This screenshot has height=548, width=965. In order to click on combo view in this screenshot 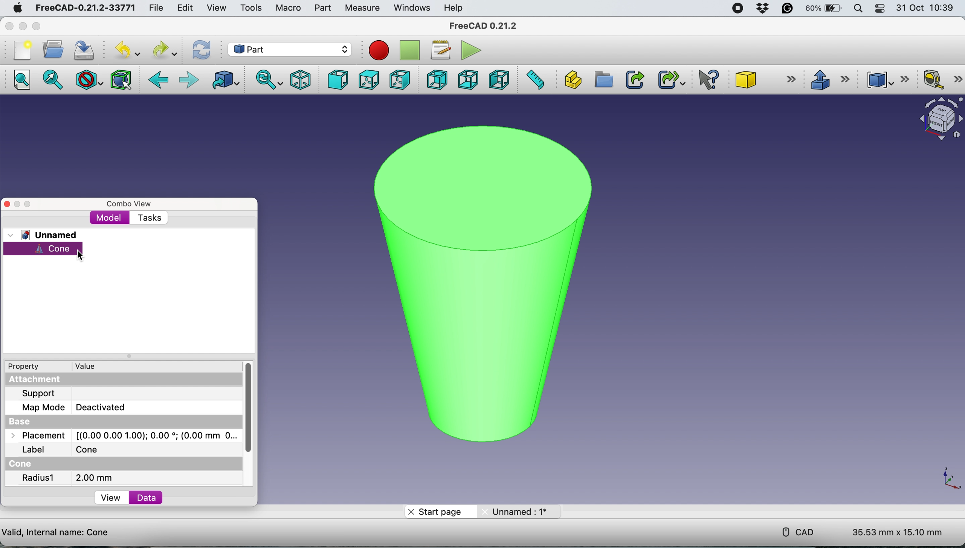, I will do `click(130, 203)`.